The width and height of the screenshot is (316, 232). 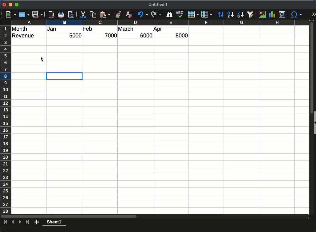 What do you see at coordinates (220, 15) in the screenshot?
I see `sort` at bounding box center [220, 15].